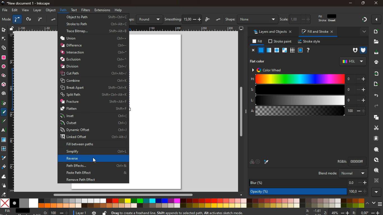 This screenshot has width=383, height=215. What do you see at coordinates (4, 167) in the screenshot?
I see `paint` at bounding box center [4, 167].